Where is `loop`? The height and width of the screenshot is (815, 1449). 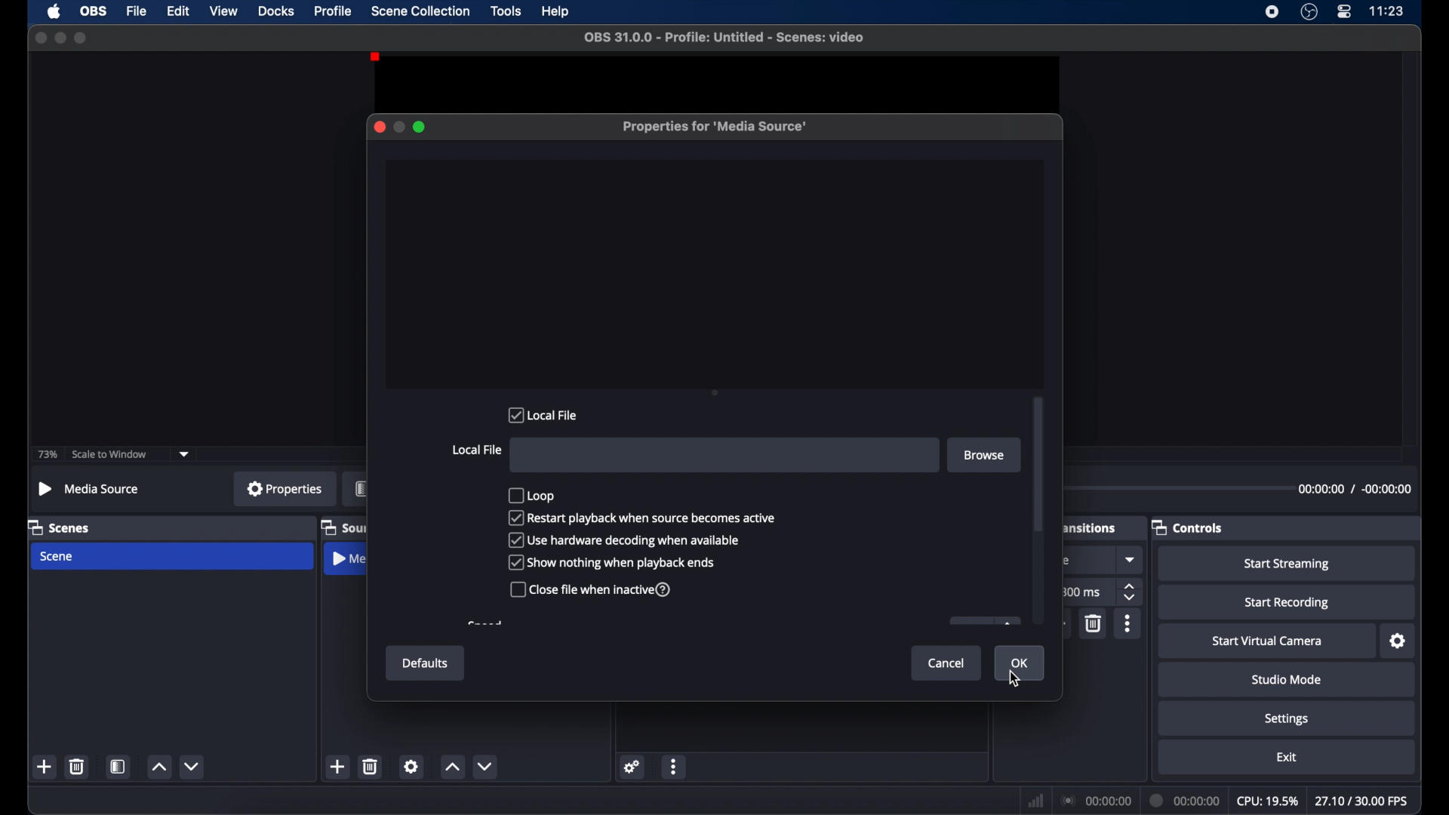 loop is located at coordinates (531, 496).